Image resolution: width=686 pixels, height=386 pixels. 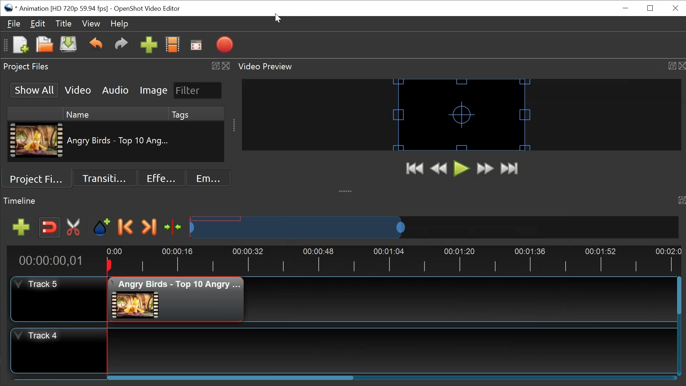 What do you see at coordinates (60, 9) in the screenshot?
I see `Project Name` at bounding box center [60, 9].